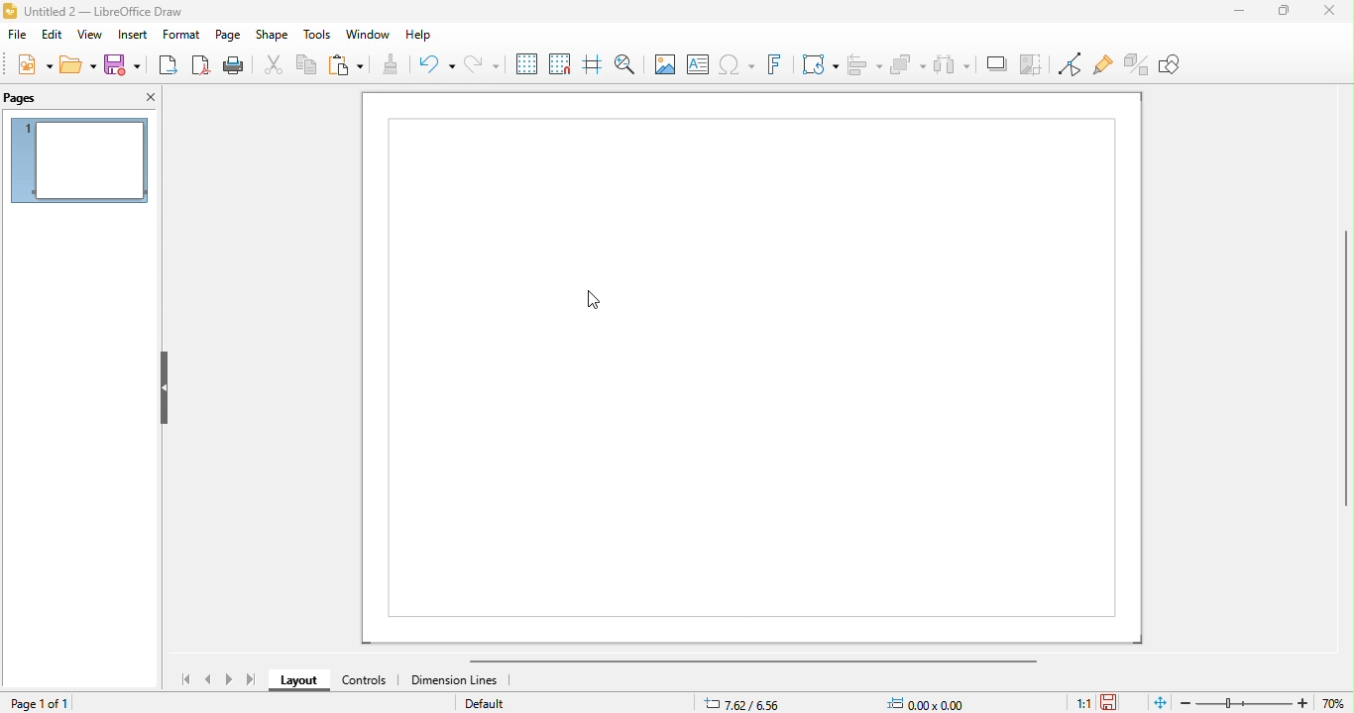 The image size is (1354, 713). What do you see at coordinates (932, 701) in the screenshot?
I see `0.00x0.00` at bounding box center [932, 701].